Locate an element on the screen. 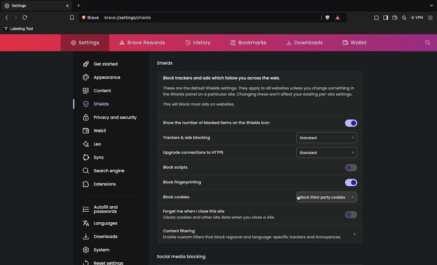  Privacy and security is located at coordinates (110, 118).